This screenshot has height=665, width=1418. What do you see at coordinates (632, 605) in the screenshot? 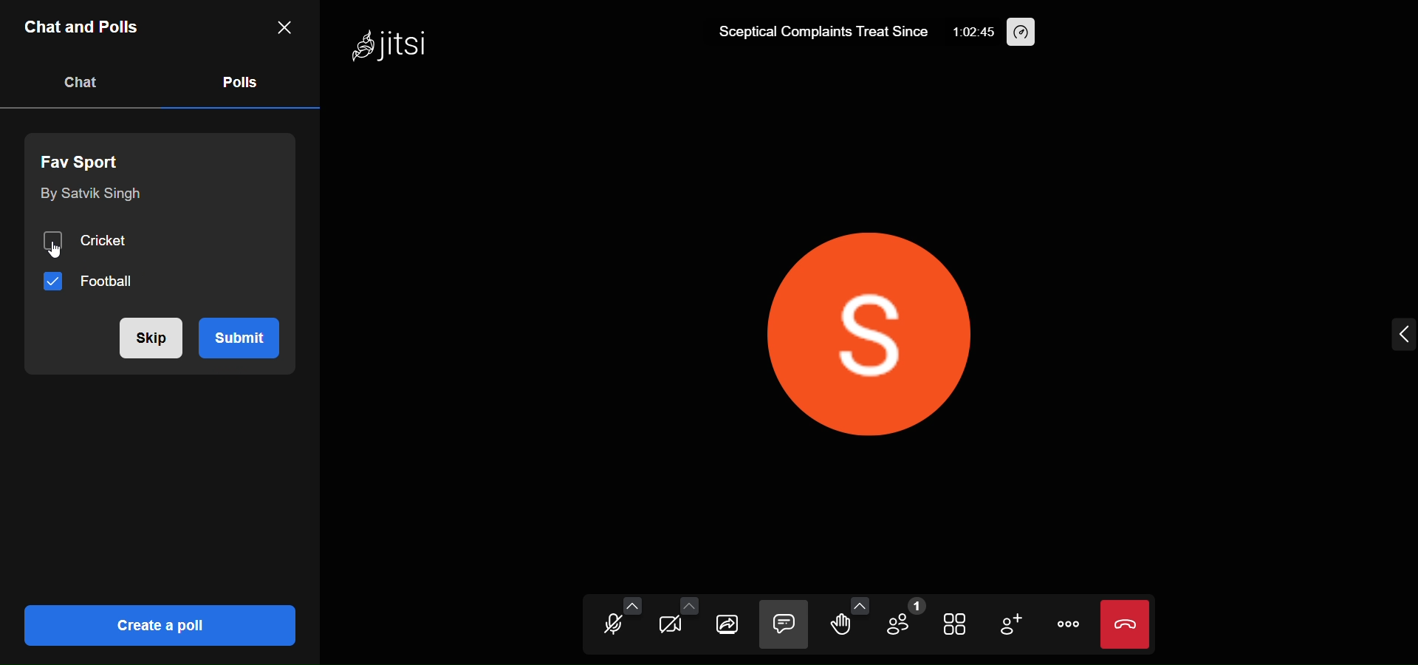
I see `more audio option` at bounding box center [632, 605].